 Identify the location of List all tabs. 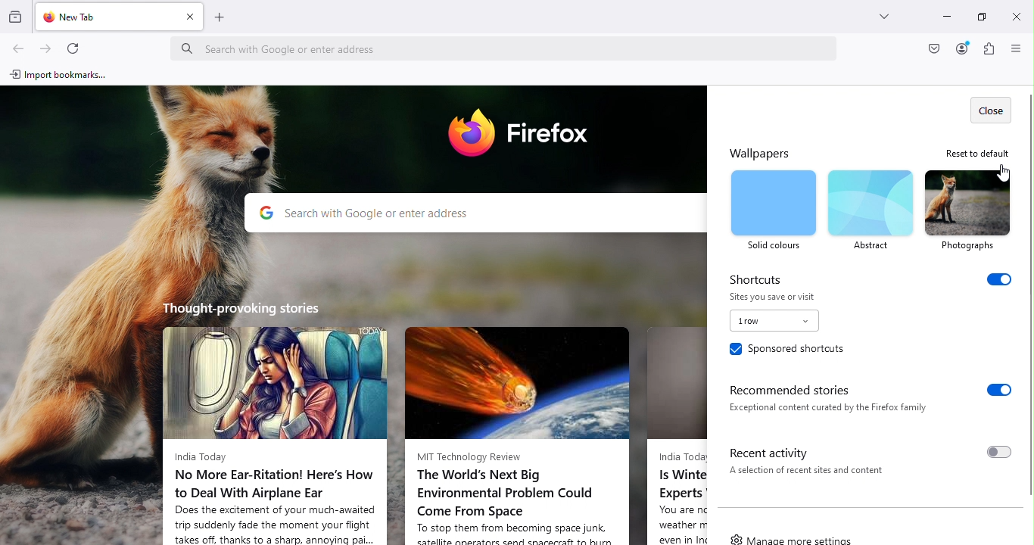
(886, 20).